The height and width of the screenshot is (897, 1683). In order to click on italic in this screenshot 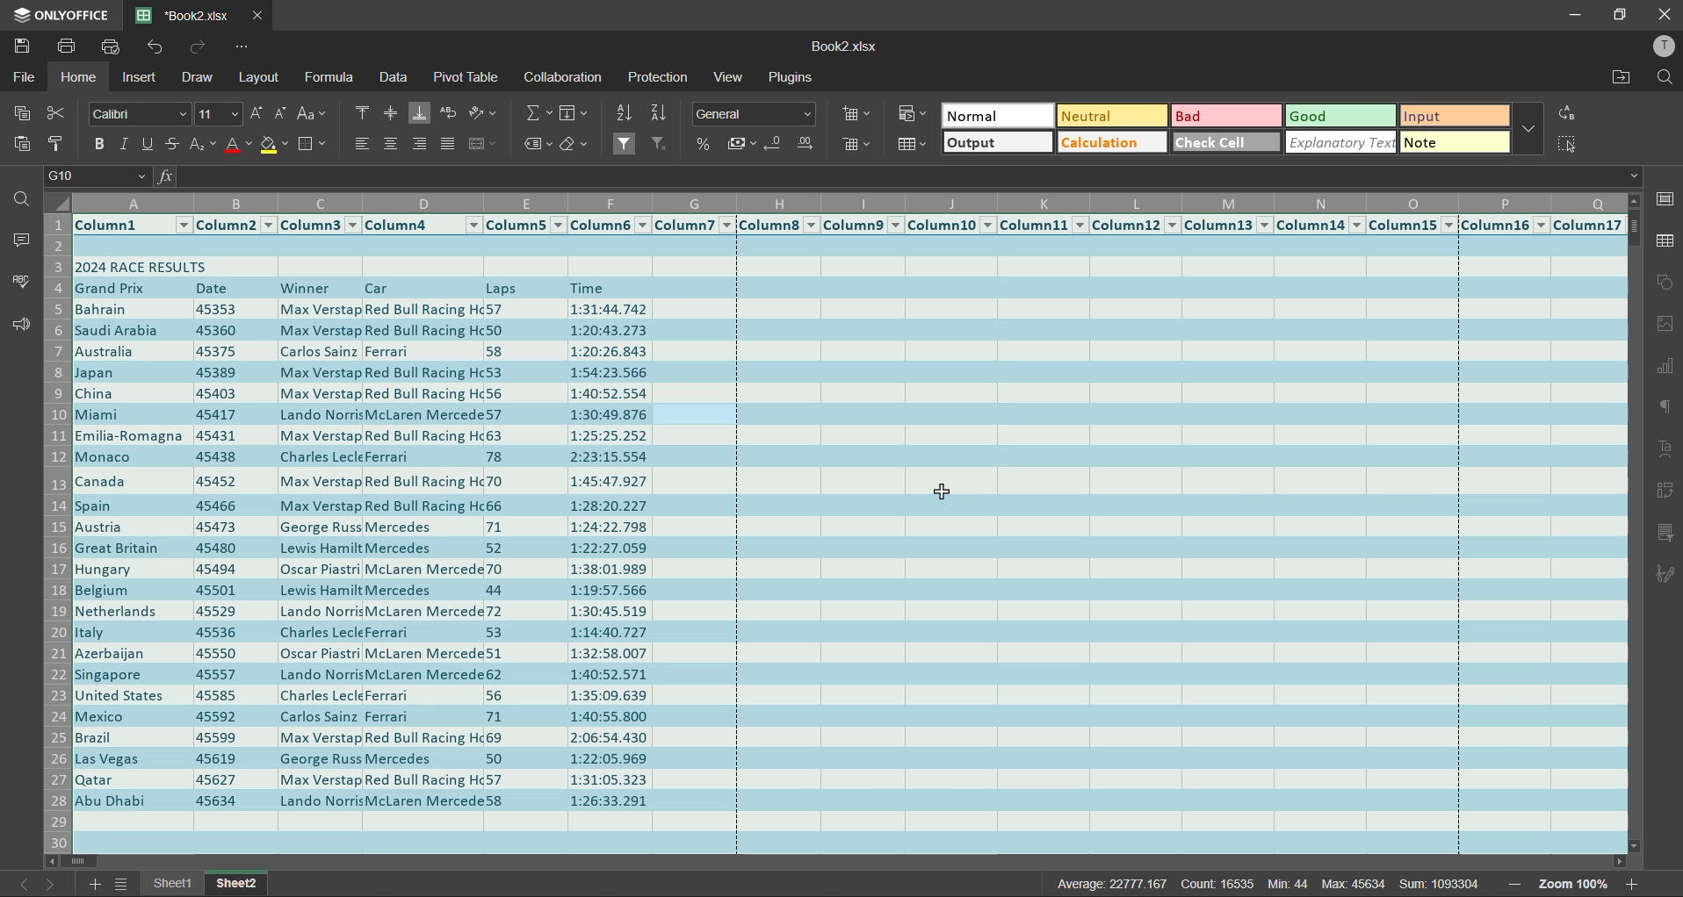, I will do `click(126, 145)`.